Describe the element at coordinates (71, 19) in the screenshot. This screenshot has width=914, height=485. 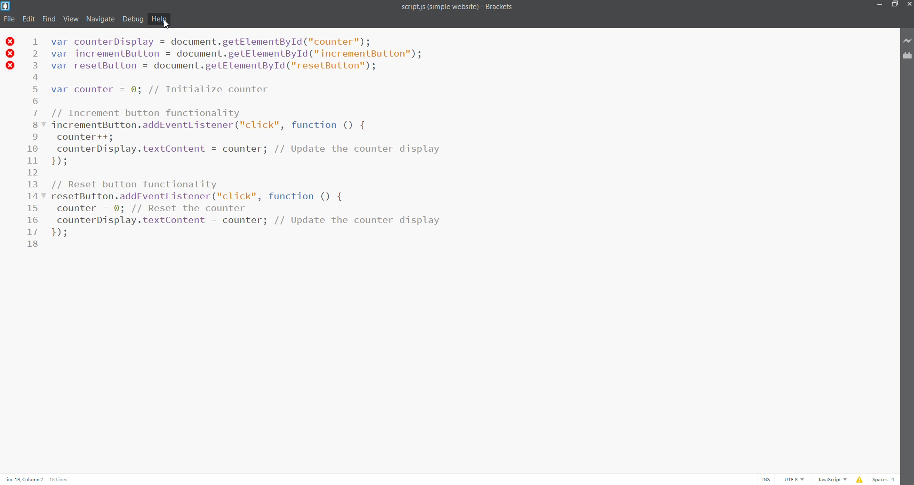
I see `view` at that location.